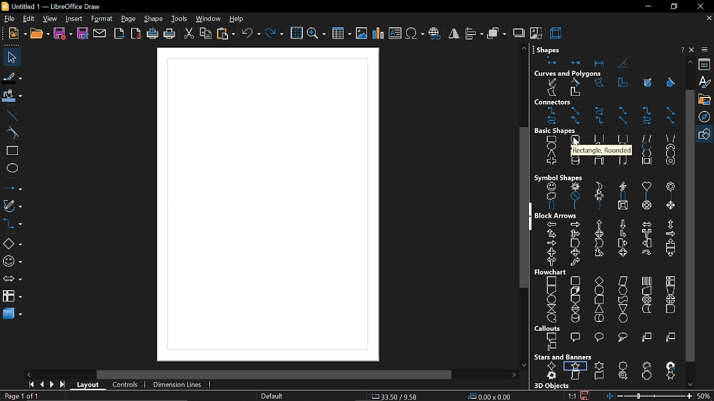 The width and height of the screenshot is (714, 401). Describe the element at coordinates (395, 396) in the screenshot. I see `co-ordinate` at that location.